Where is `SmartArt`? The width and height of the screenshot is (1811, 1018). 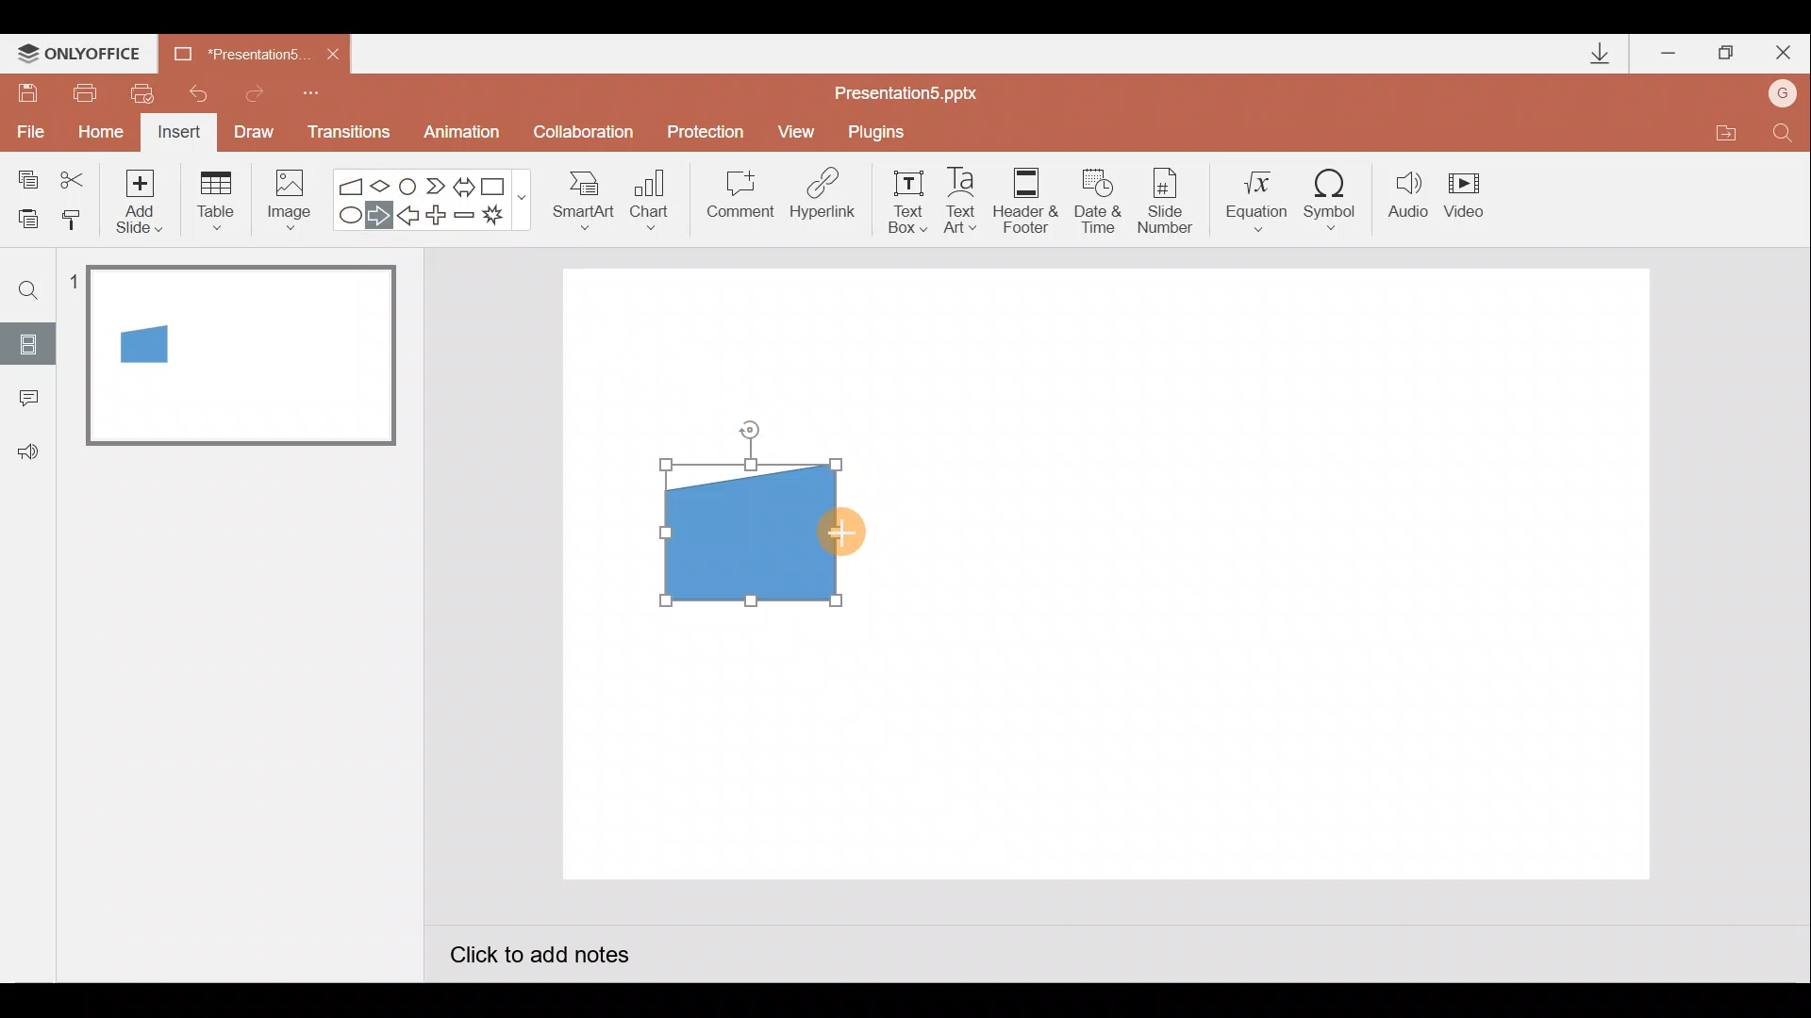
SmartArt is located at coordinates (576, 199).